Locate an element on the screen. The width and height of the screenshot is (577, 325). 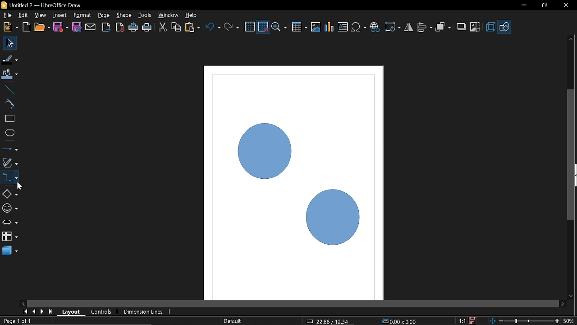
Control is located at coordinates (104, 312).